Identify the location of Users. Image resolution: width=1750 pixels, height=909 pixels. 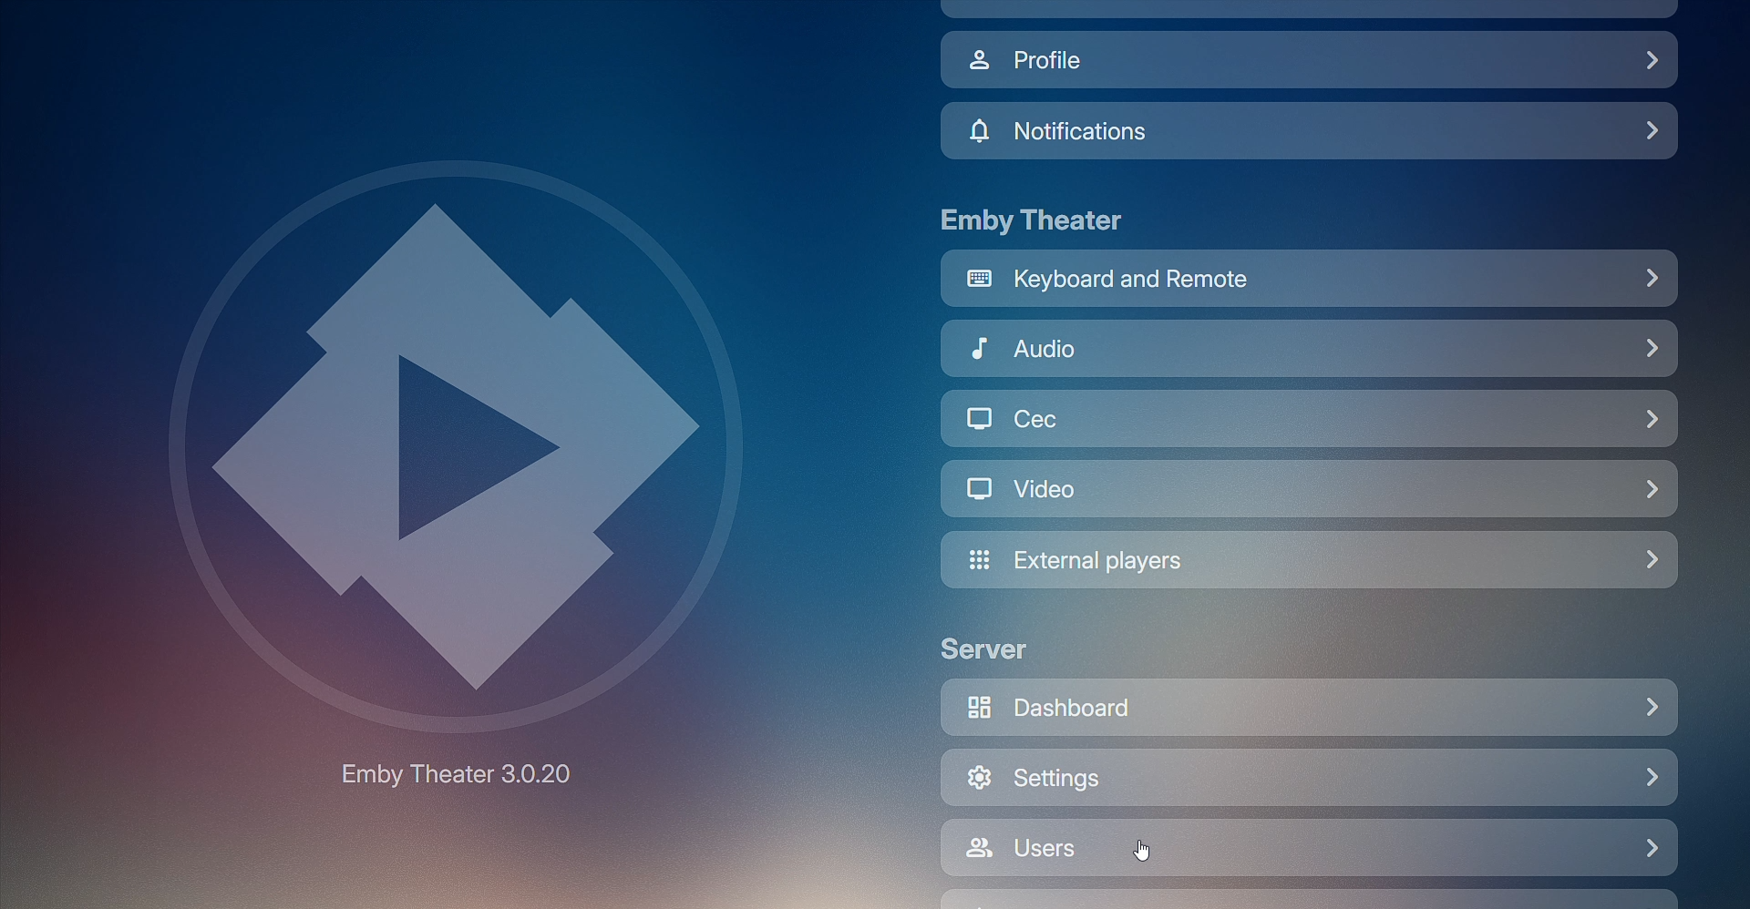
(1309, 847).